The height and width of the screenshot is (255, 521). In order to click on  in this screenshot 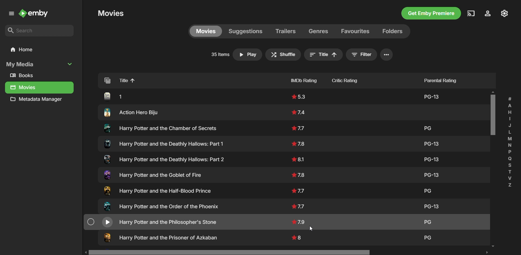, I will do `click(299, 174)`.